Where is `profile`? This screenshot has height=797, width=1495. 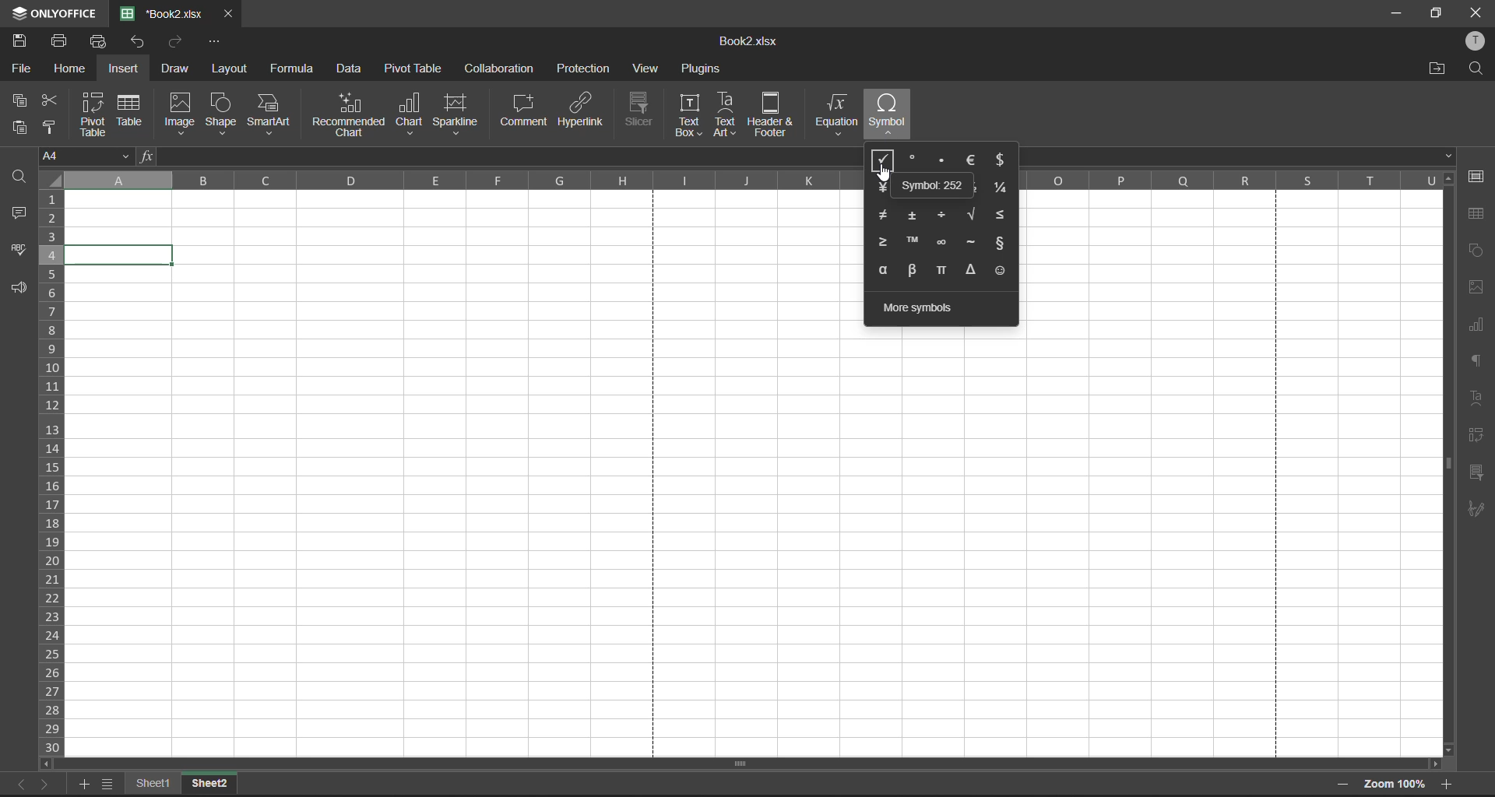
profile is located at coordinates (1476, 41).